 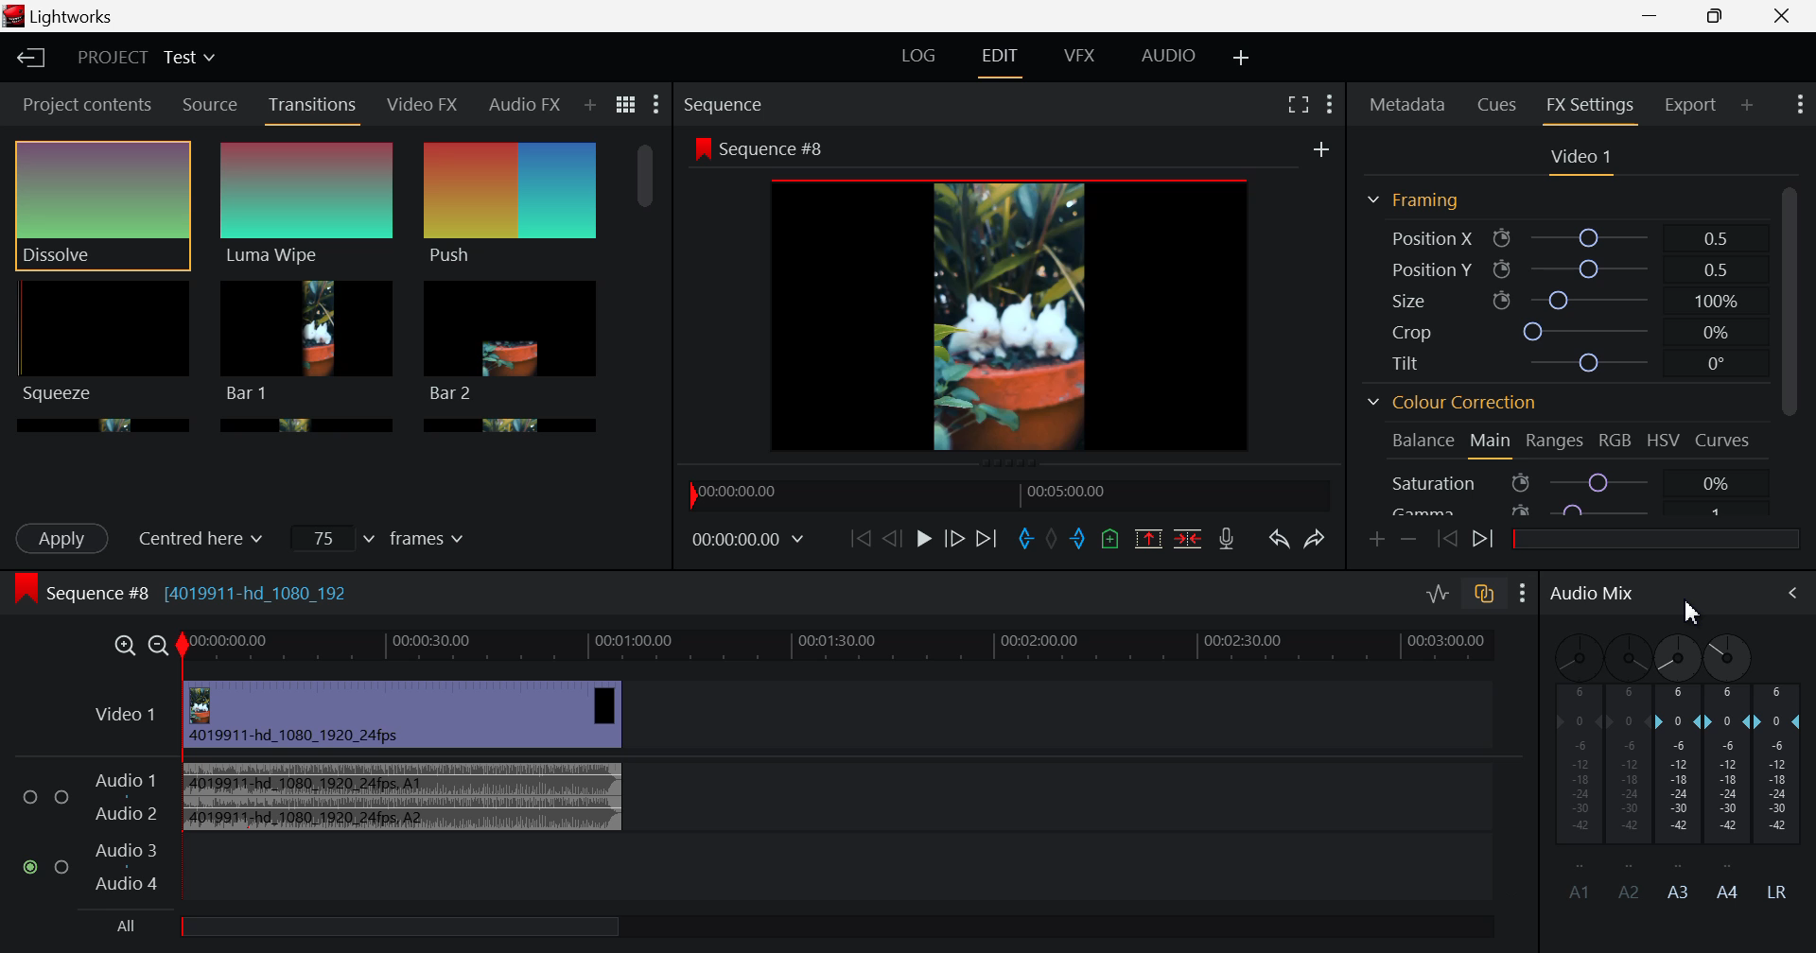 What do you see at coordinates (1727, 770) in the screenshot?
I see `A4 Channel Decibel Level` at bounding box center [1727, 770].